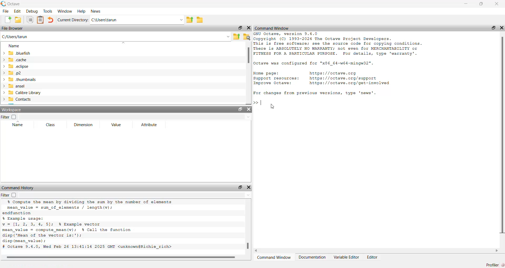 Image resolution: width=505 pixels, height=268 pixels. What do you see at coordinates (17, 60) in the screenshot?
I see `.cache` at bounding box center [17, 60].